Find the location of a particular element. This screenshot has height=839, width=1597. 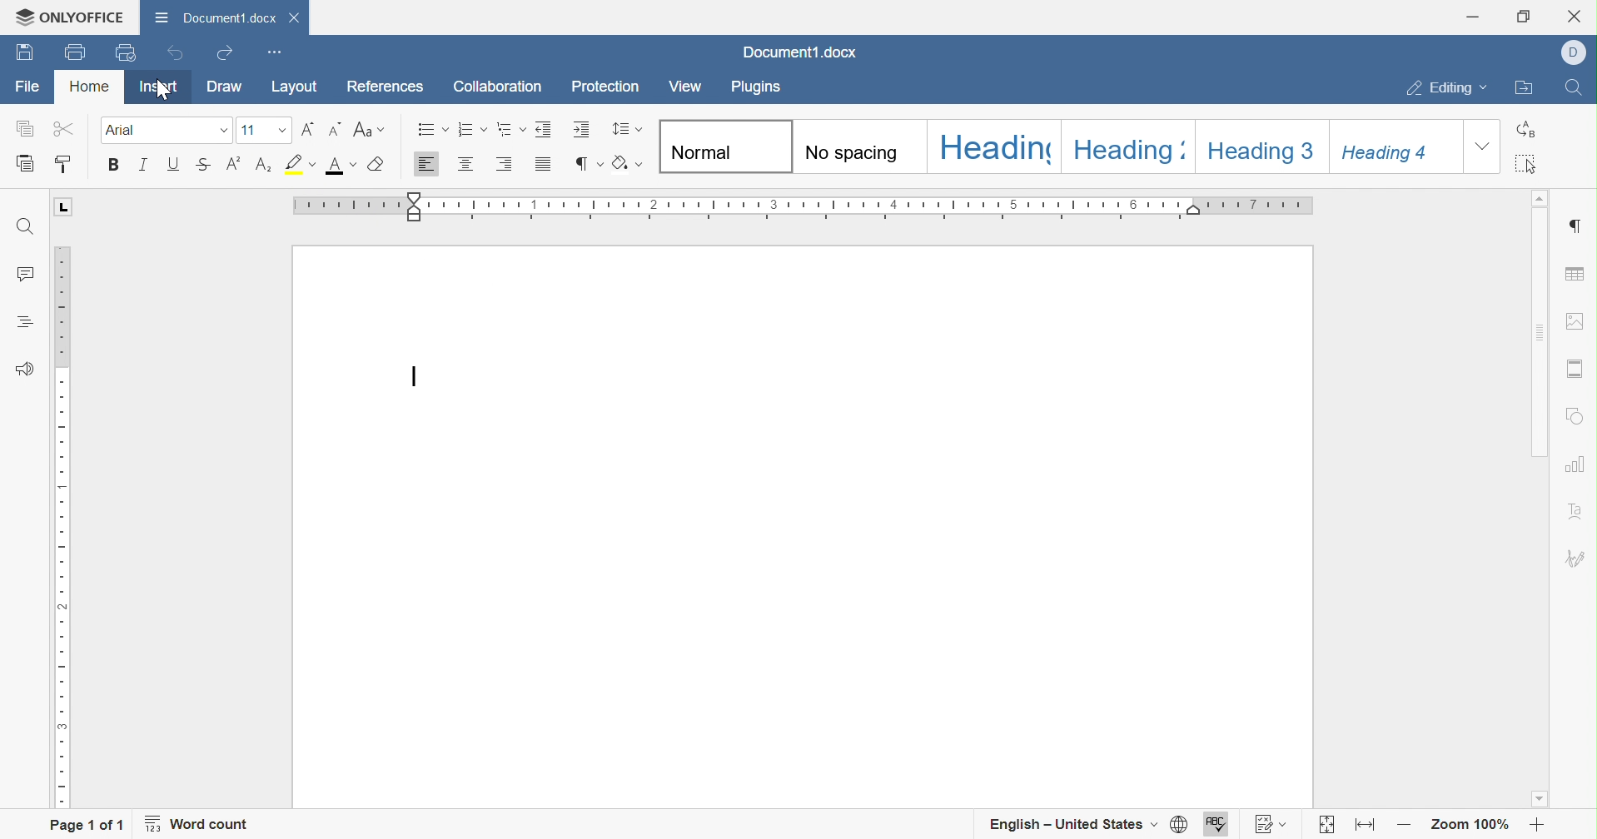

Text art settings is located at coordinates (1578, 514).